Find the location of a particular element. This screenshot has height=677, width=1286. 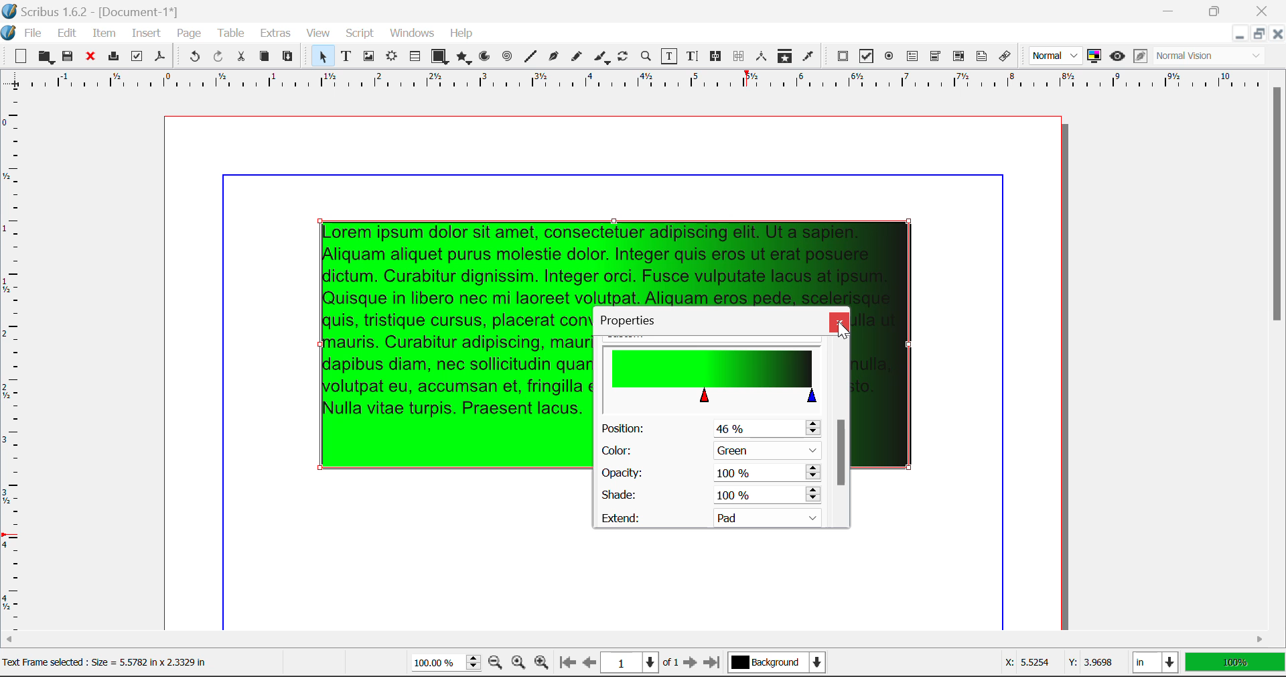

New is located at coordinates (17, 57).